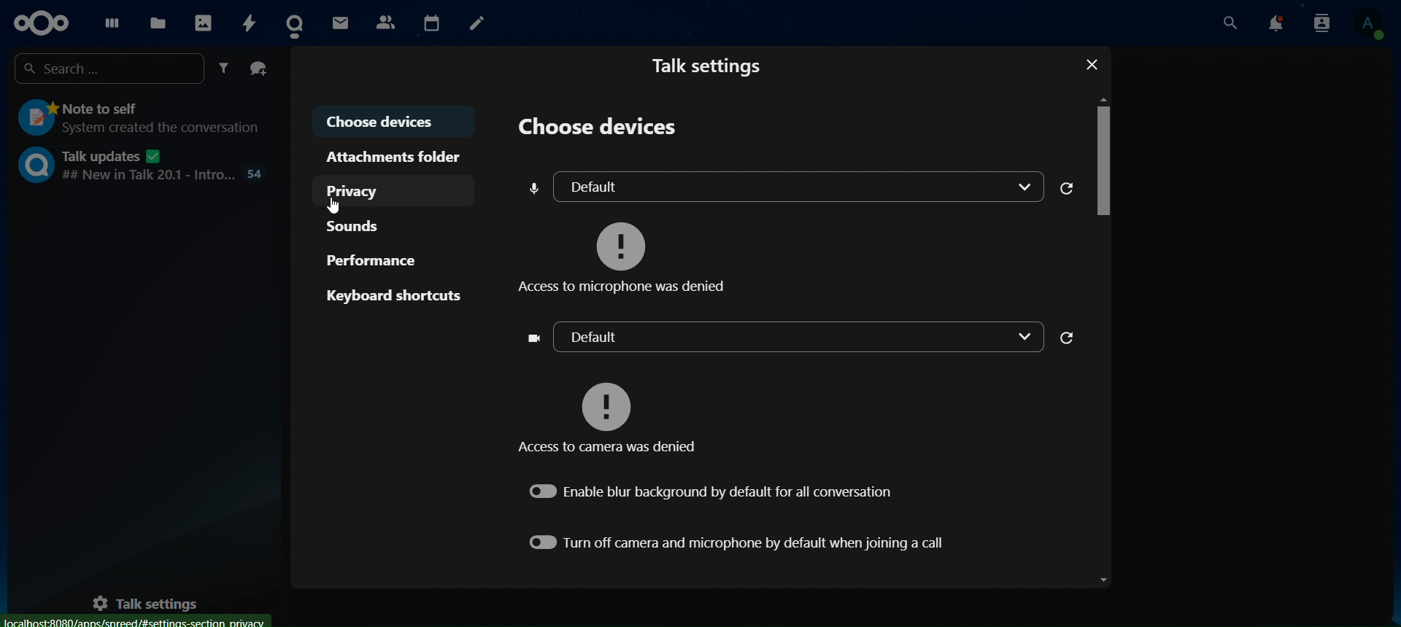 The image size is (1401, 627). Describe the element at coordinates (298, 23) in the screenshot. I see `contact` at that location.